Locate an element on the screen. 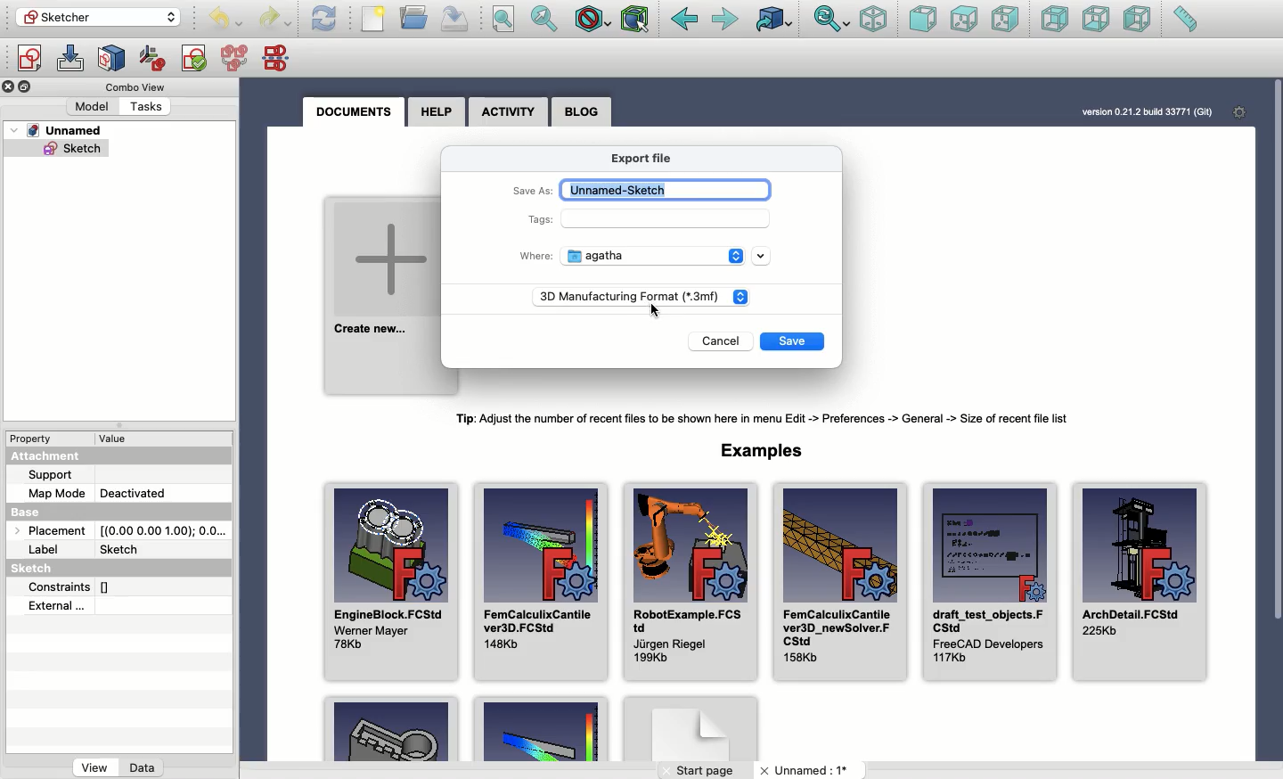  Export file is located at coordinates (653, 160).